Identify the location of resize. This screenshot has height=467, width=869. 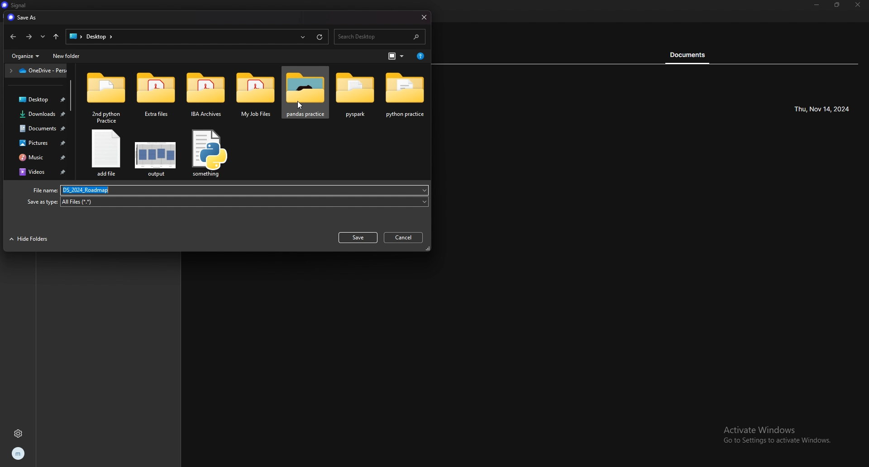
(838, 5).